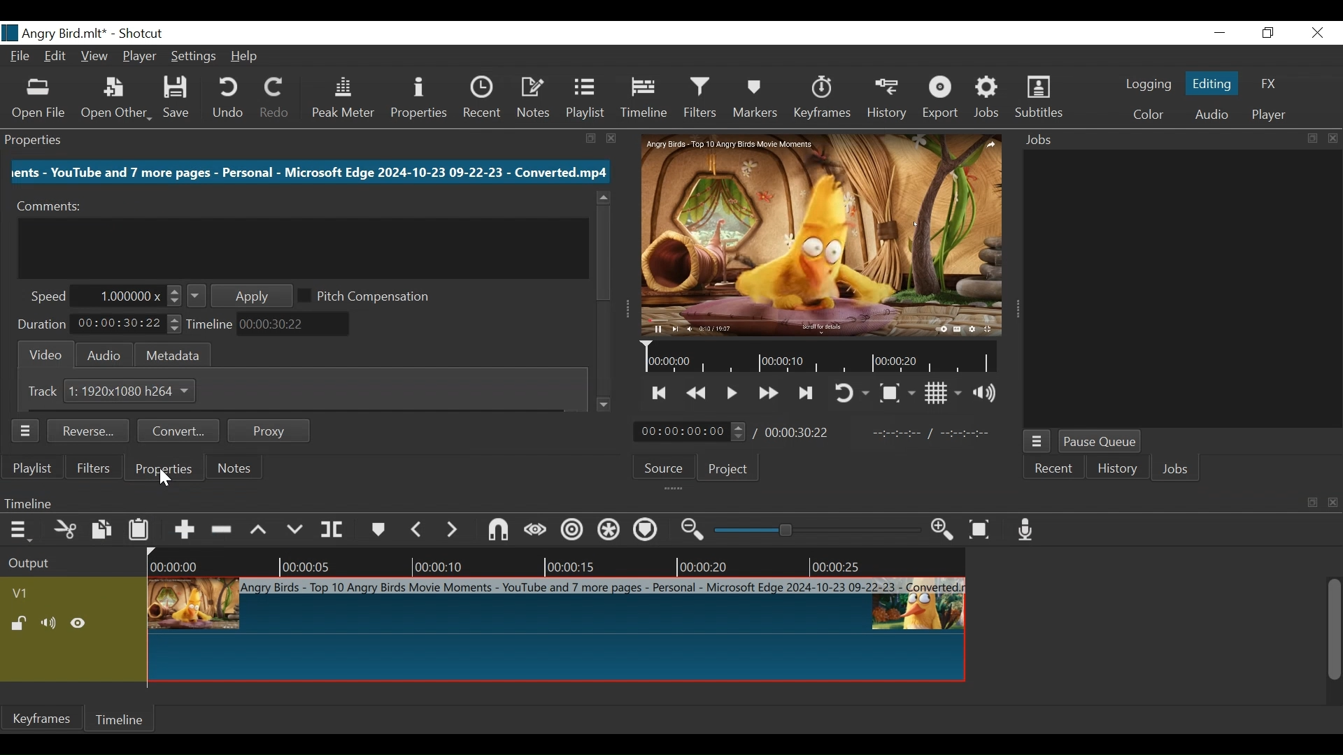  What do you see at coordinates (196, 57) in the screenshot?
I see `Settings` at bounding box center [196, 57].